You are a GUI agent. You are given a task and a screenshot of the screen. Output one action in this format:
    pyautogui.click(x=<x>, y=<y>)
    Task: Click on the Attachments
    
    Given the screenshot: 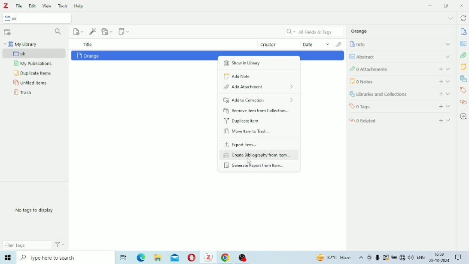 What is the action you would take?
    pyautogui.click(x=463, y=55)
    